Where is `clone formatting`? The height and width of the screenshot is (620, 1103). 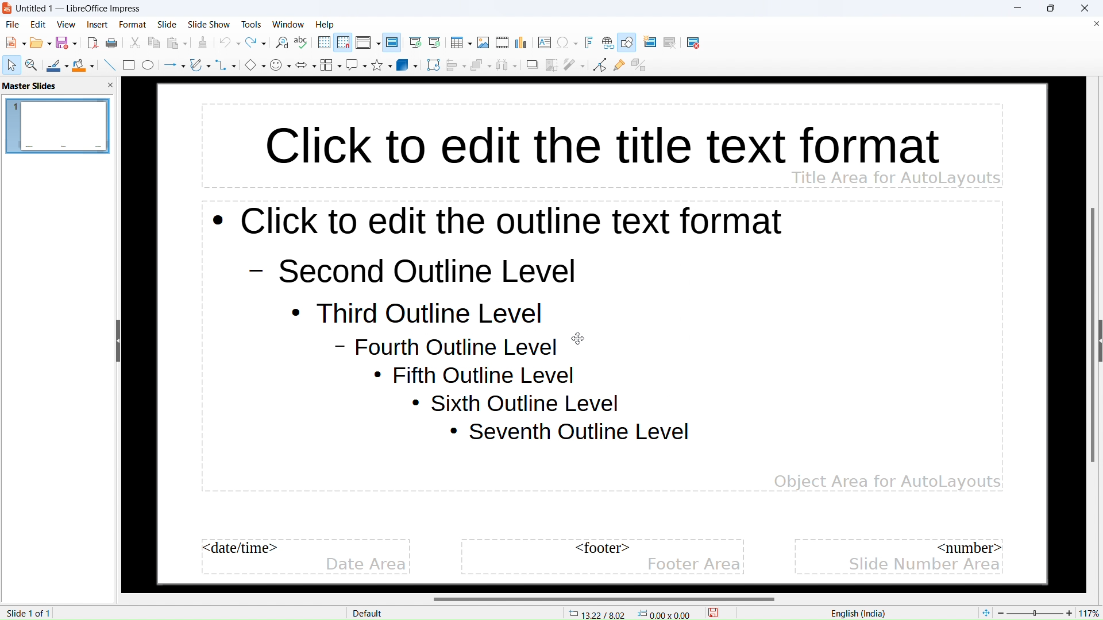
clone formatting is located at coordinates (203, 43).